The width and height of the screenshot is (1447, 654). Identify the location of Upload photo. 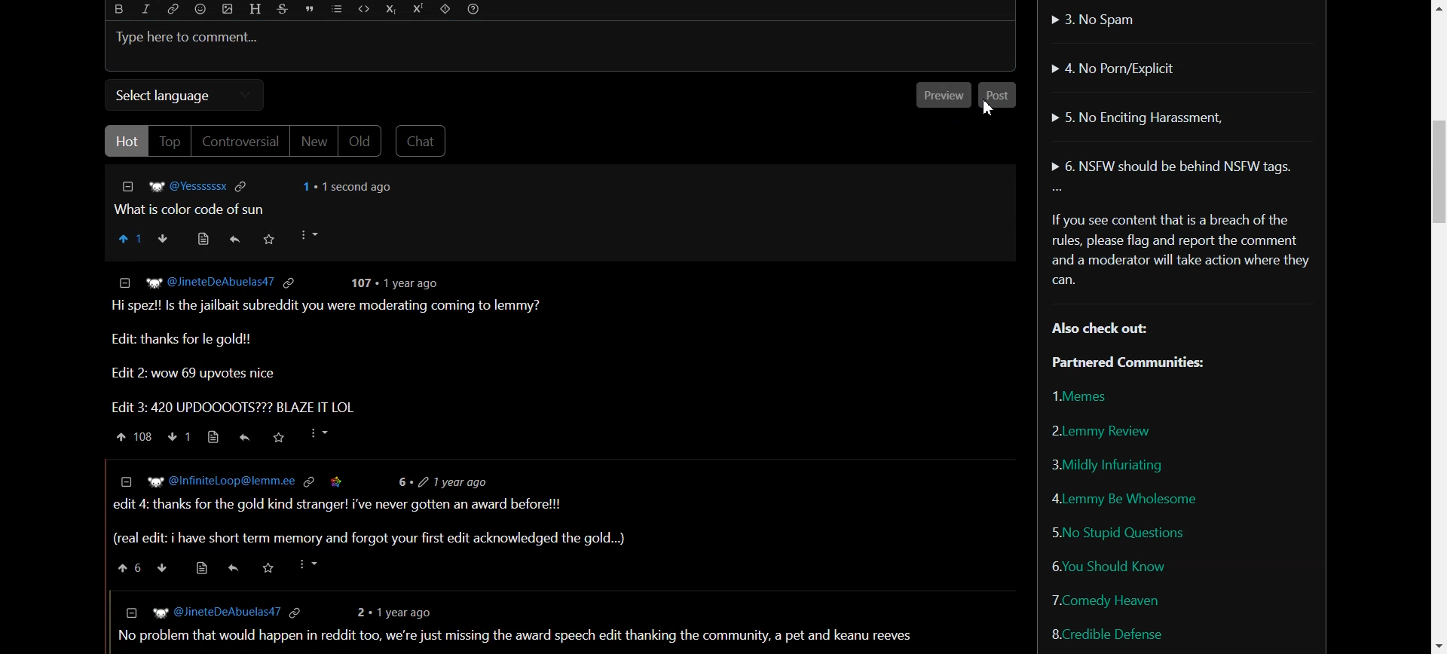
(228, 8).